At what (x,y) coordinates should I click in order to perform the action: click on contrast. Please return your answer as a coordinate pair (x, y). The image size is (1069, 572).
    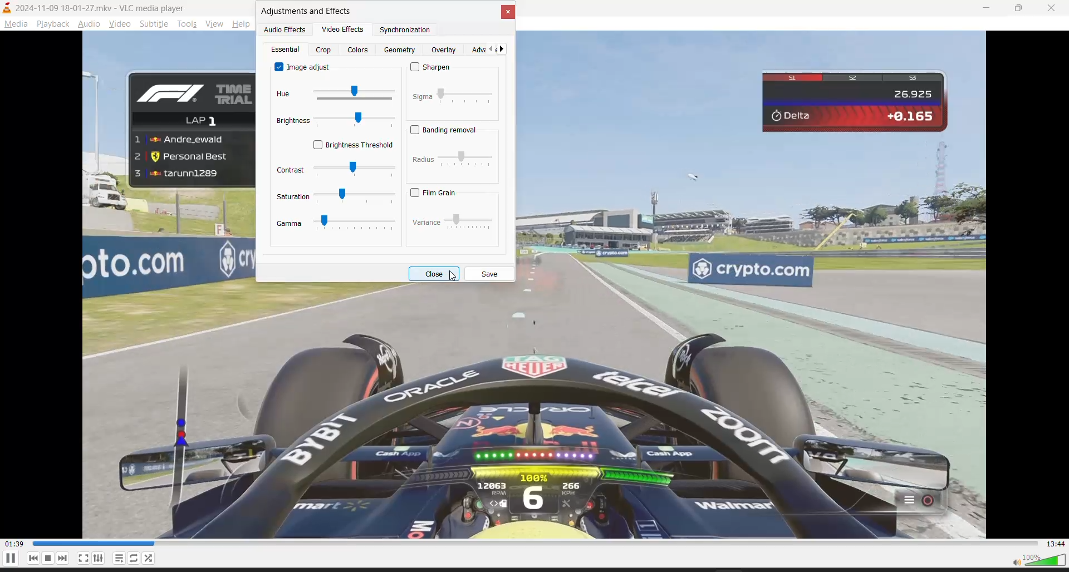
    Looking at the image, I should click on (336, 171).